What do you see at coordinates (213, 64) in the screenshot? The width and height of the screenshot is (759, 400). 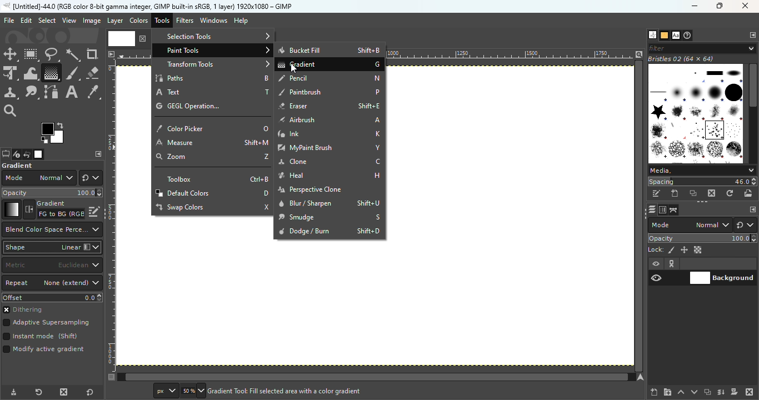 I see `Transform tools` at bounding box center [213, 64].